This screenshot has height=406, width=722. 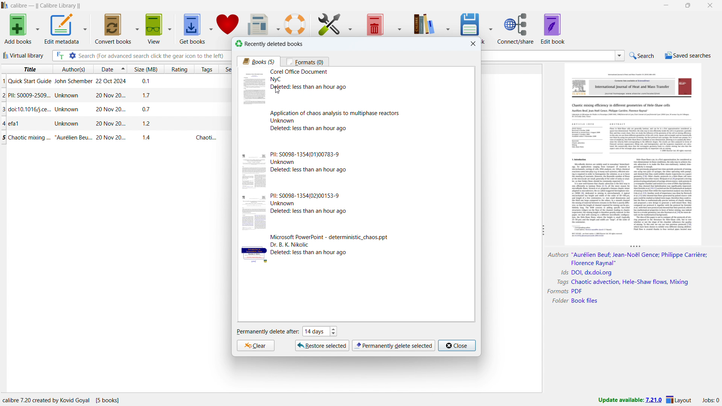 I want to click on single book entry, so click(x=111, y=138).